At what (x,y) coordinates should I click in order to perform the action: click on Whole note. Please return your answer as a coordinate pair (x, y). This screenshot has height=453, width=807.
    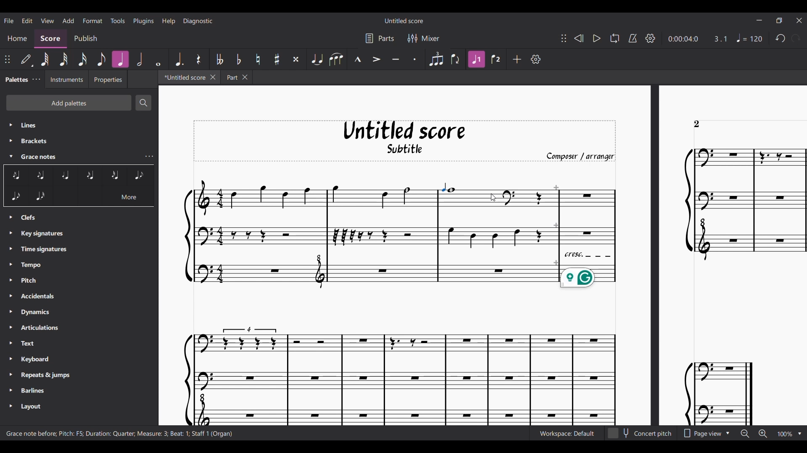
    Looking at the image, I should click on (158, 59).